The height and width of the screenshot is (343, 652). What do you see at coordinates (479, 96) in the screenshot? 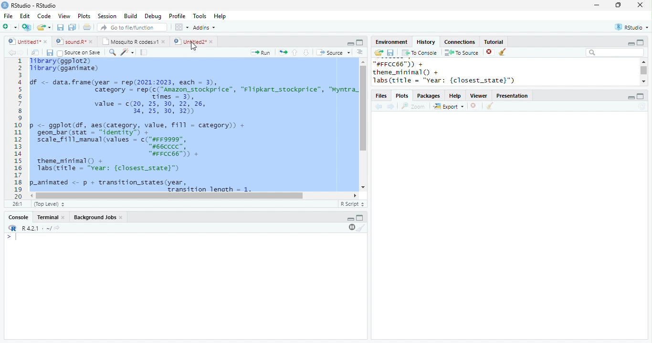
I see `Viewer` at bounding box center [479, 96].